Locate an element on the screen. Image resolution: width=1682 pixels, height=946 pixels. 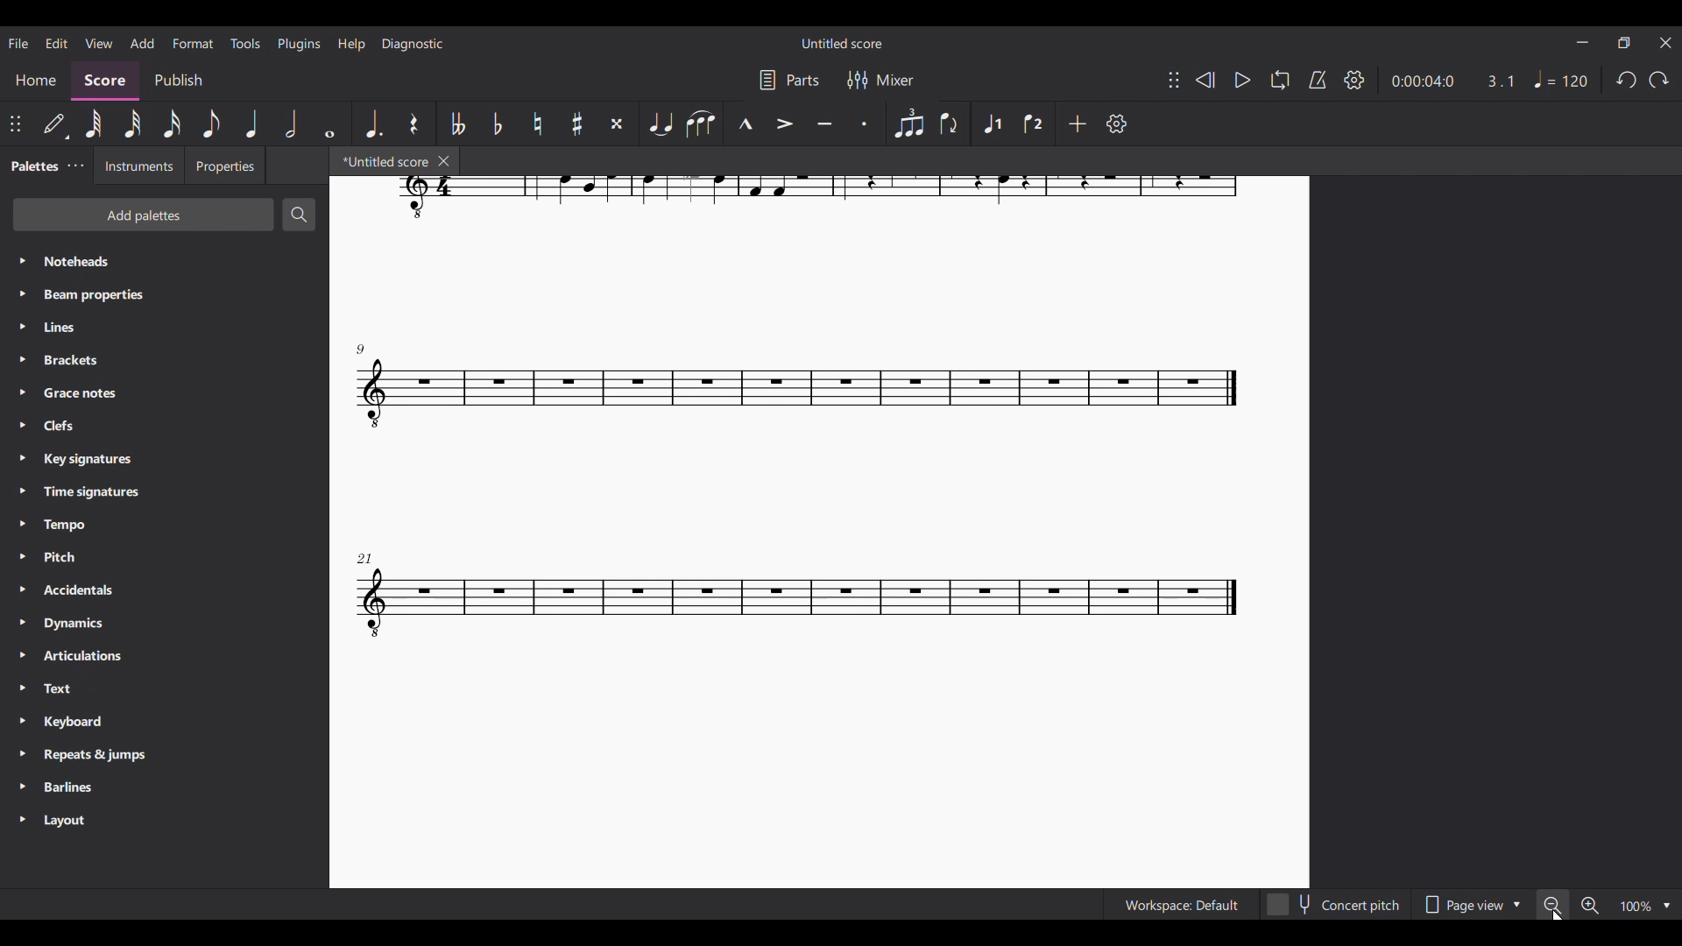
Undo is located at coordinates (1627, 80).